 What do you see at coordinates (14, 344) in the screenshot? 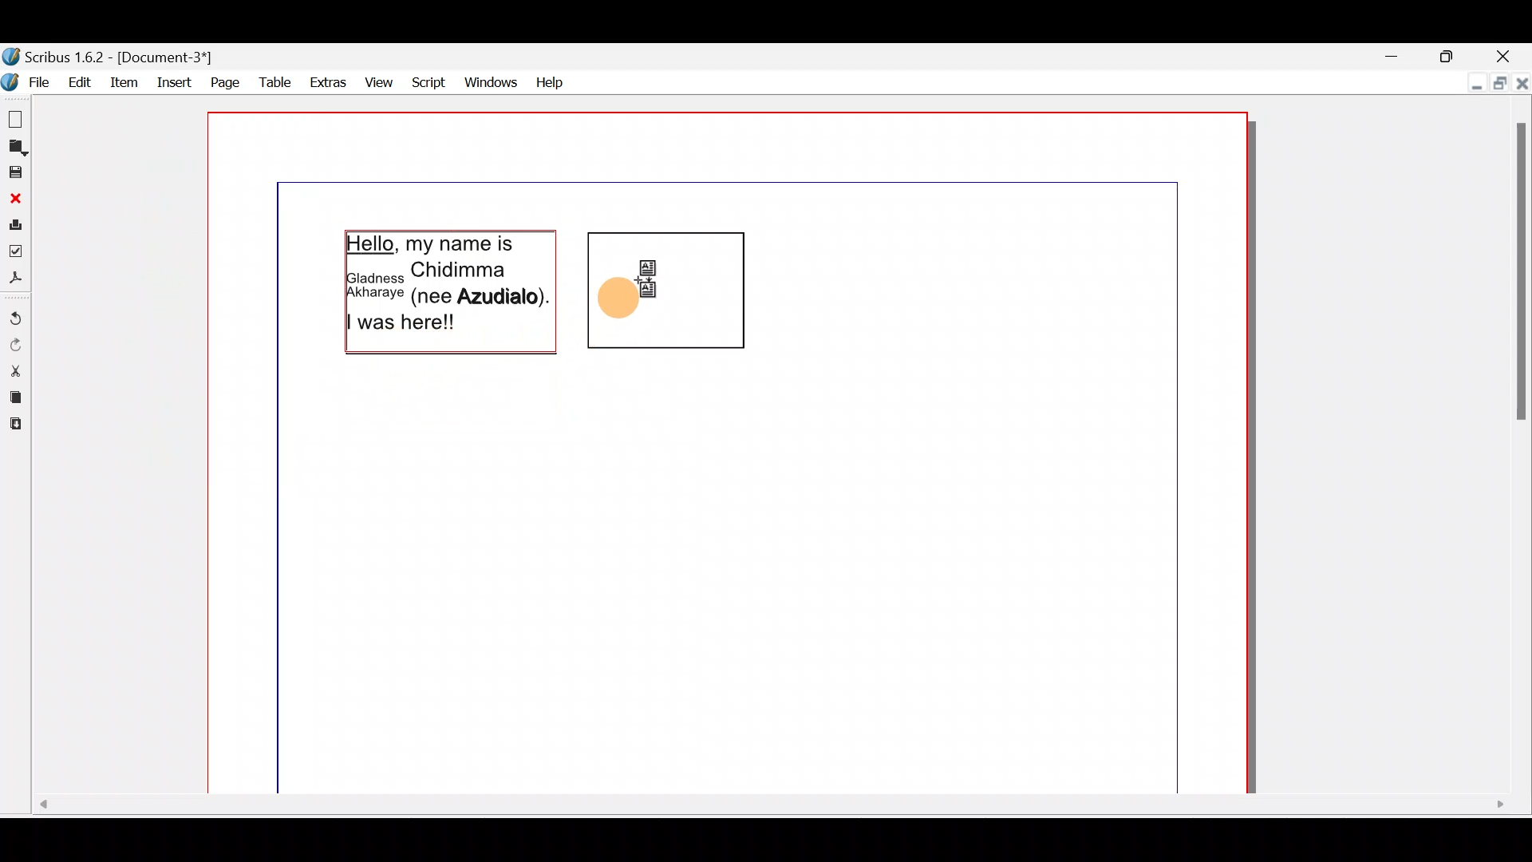
I see `Redo` at bounding box center [14, 344].